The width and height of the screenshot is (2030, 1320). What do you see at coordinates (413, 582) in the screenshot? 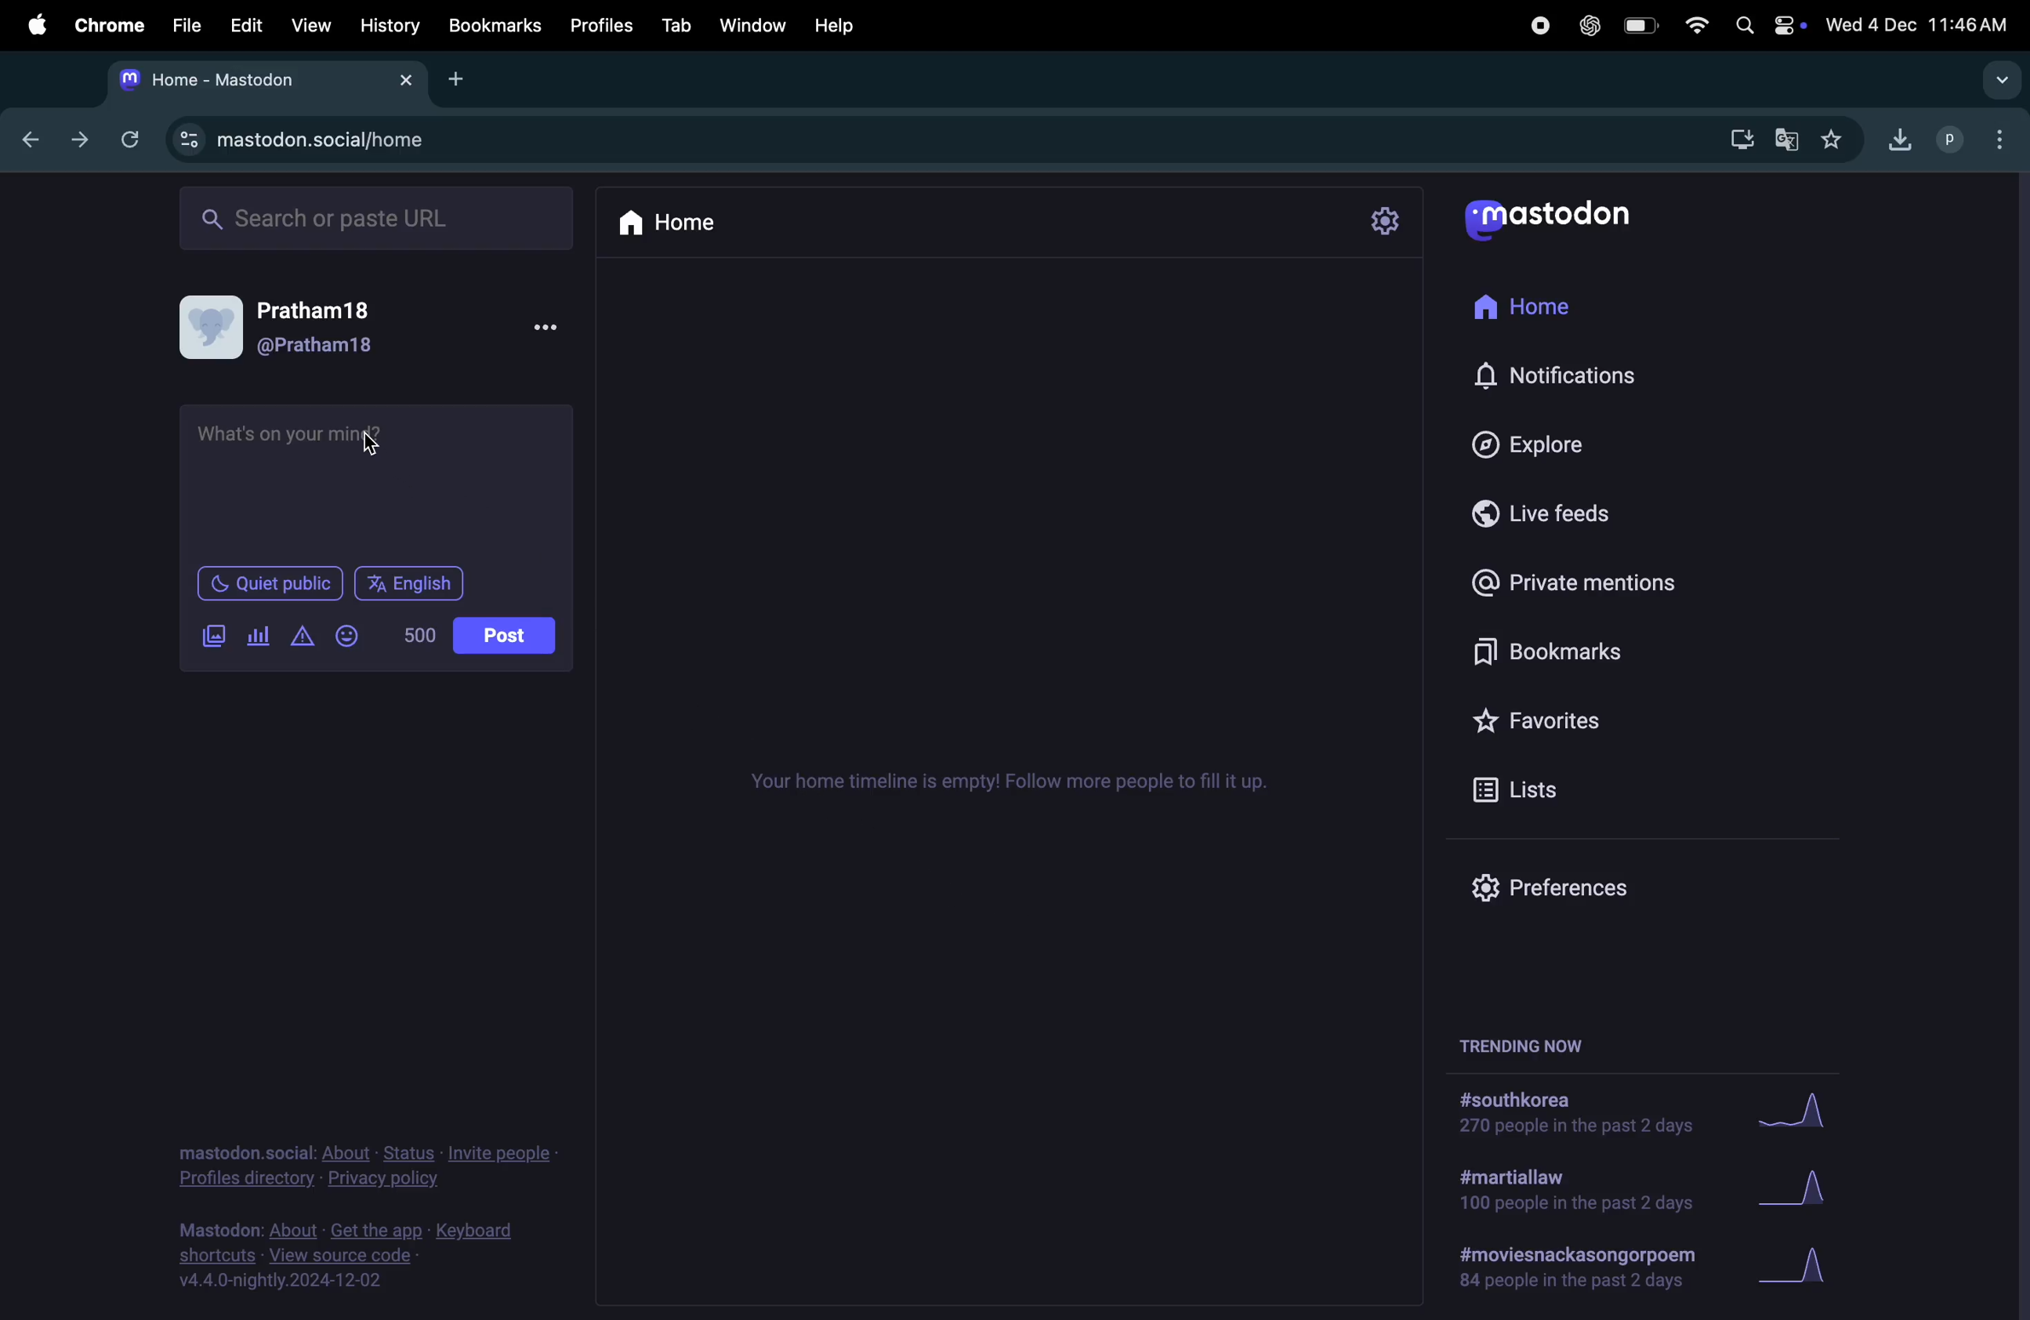
I see `English` at bounding box center [413, 582].